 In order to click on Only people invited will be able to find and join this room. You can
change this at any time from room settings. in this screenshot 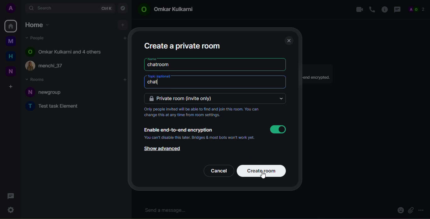, I will do `click(205, 113)`.